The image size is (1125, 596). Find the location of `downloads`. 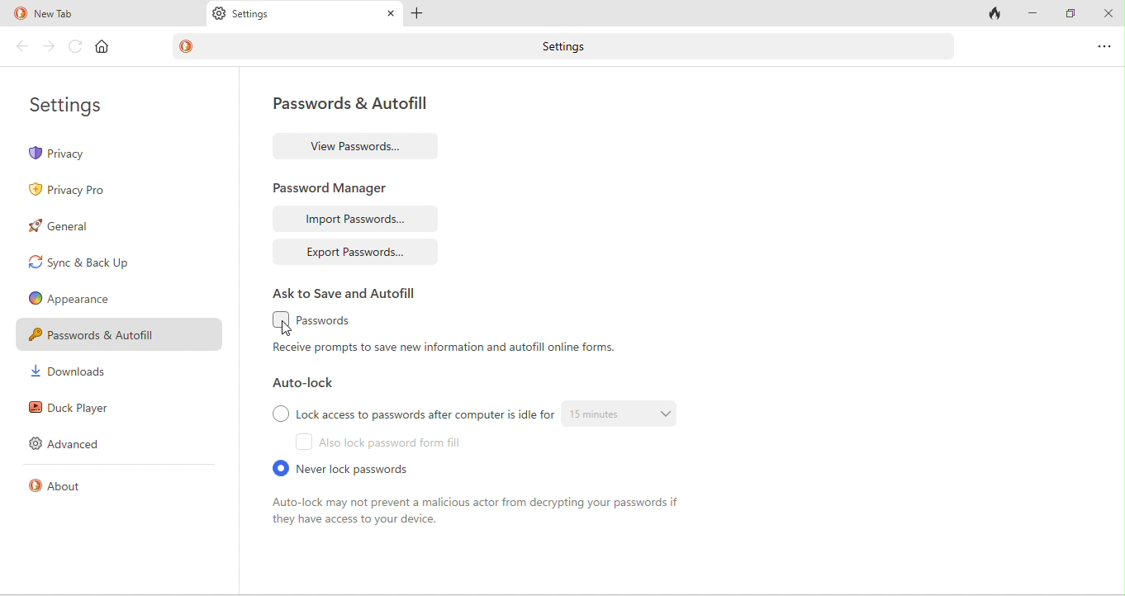

downloads is located at coordinates (73, 373).